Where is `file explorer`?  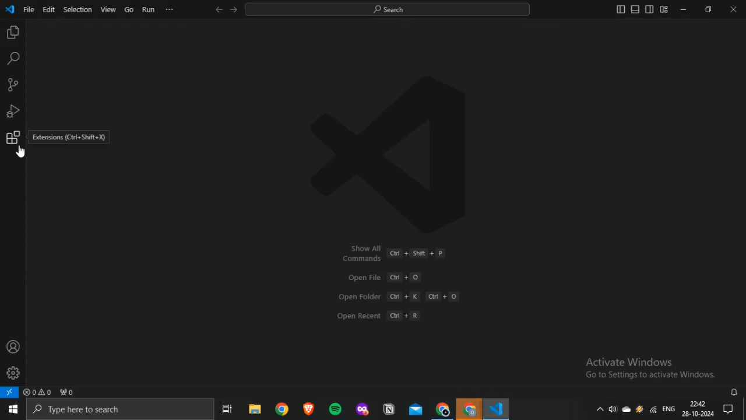
file explorer is located at coordinates (255, 408).